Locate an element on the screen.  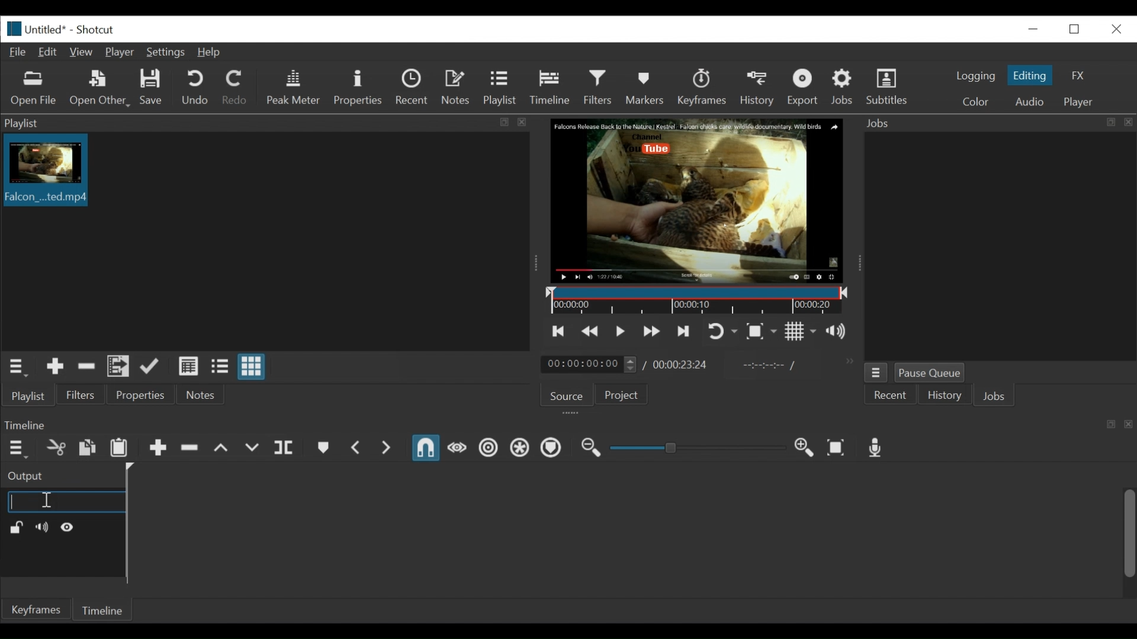
Jobs panel is located at coordinates (993, 246).